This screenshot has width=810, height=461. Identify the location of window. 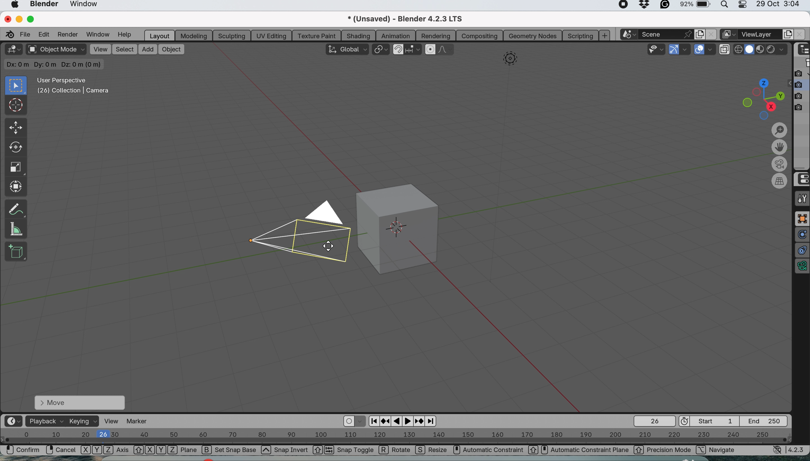
(87, 5).